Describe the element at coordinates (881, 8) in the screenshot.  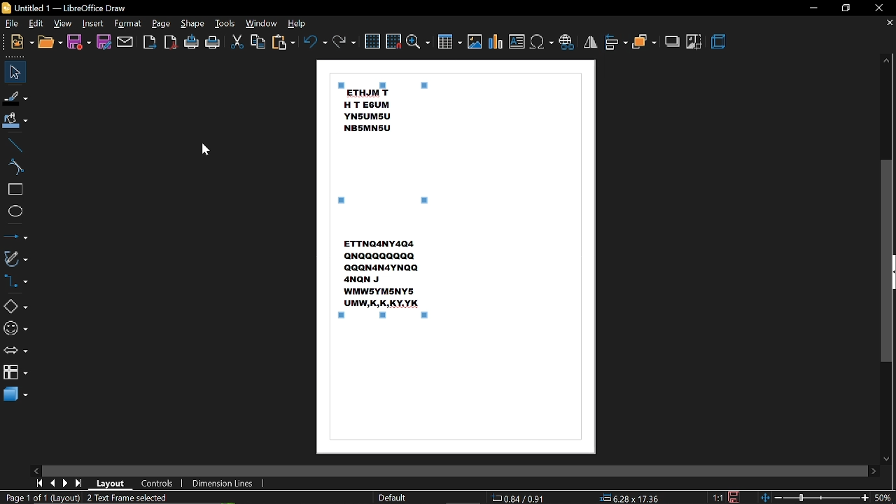
I see `close` at that location.